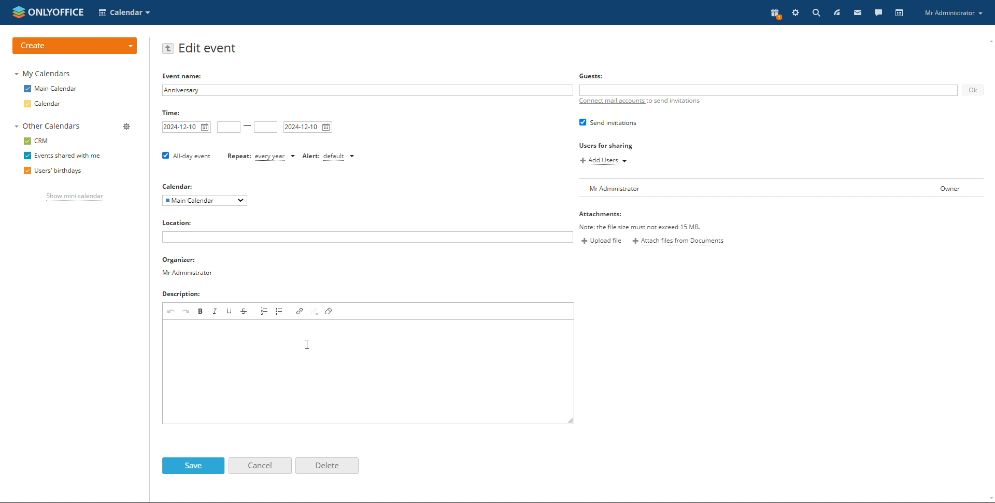  What do you see at coordinates (367, 237) in the screenshot?
I see `add location` at bounding box center [367, 237].